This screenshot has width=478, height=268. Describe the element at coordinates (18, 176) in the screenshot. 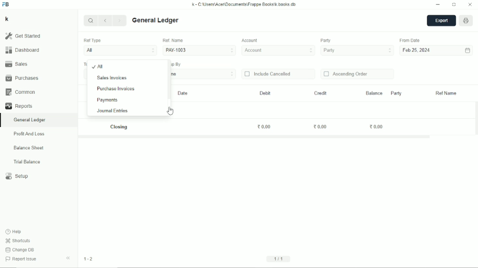

I see `Setup` at that location.